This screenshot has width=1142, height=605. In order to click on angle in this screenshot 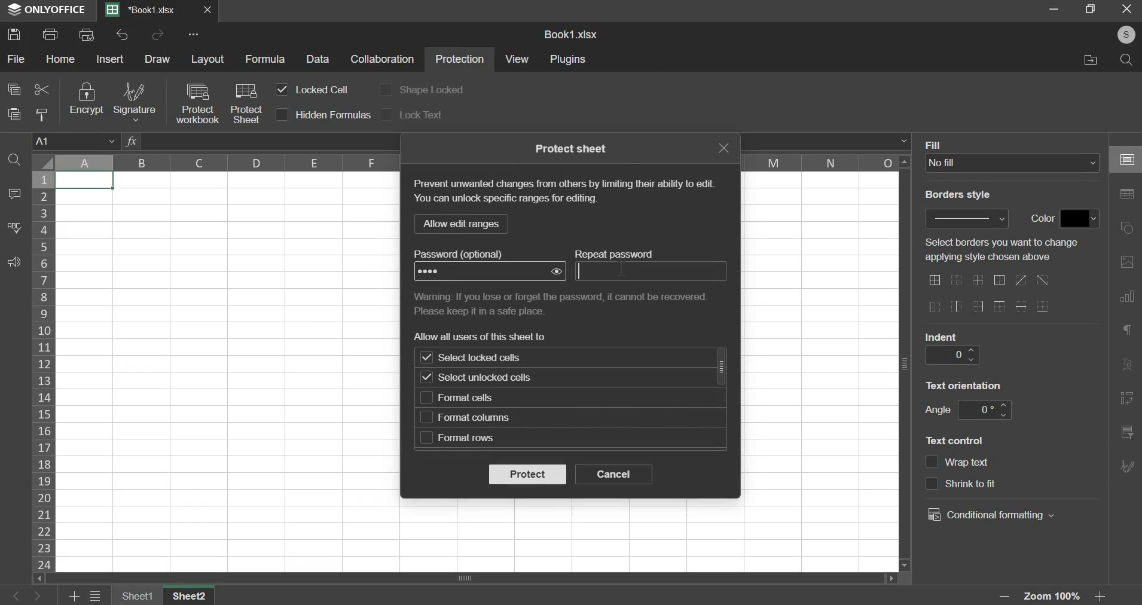, I will do `click(937, 410)`.